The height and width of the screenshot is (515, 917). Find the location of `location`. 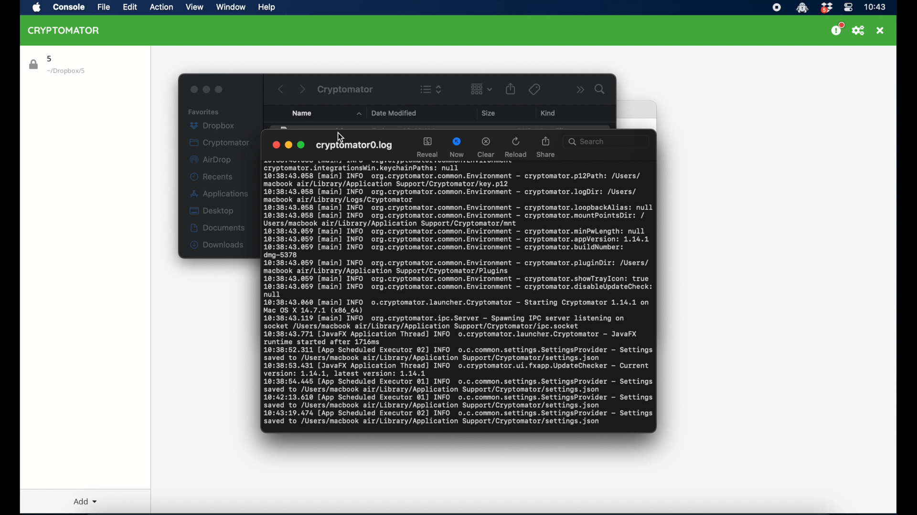

location is located at coordinates (67, 72).